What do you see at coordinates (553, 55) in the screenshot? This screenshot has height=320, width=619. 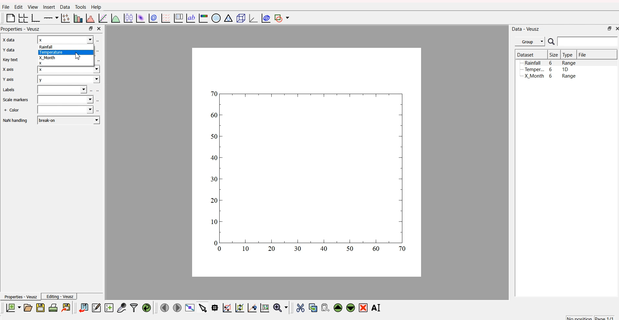 I see `| Size` at bounding box center [553, 55].